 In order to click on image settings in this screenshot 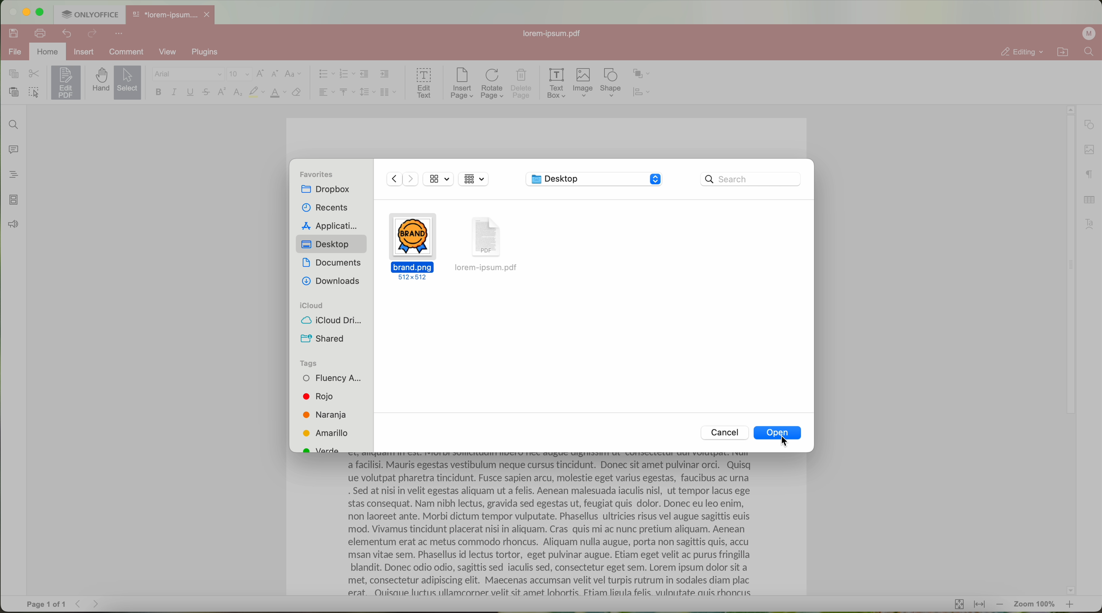, I will do `click(1089, 150)`.